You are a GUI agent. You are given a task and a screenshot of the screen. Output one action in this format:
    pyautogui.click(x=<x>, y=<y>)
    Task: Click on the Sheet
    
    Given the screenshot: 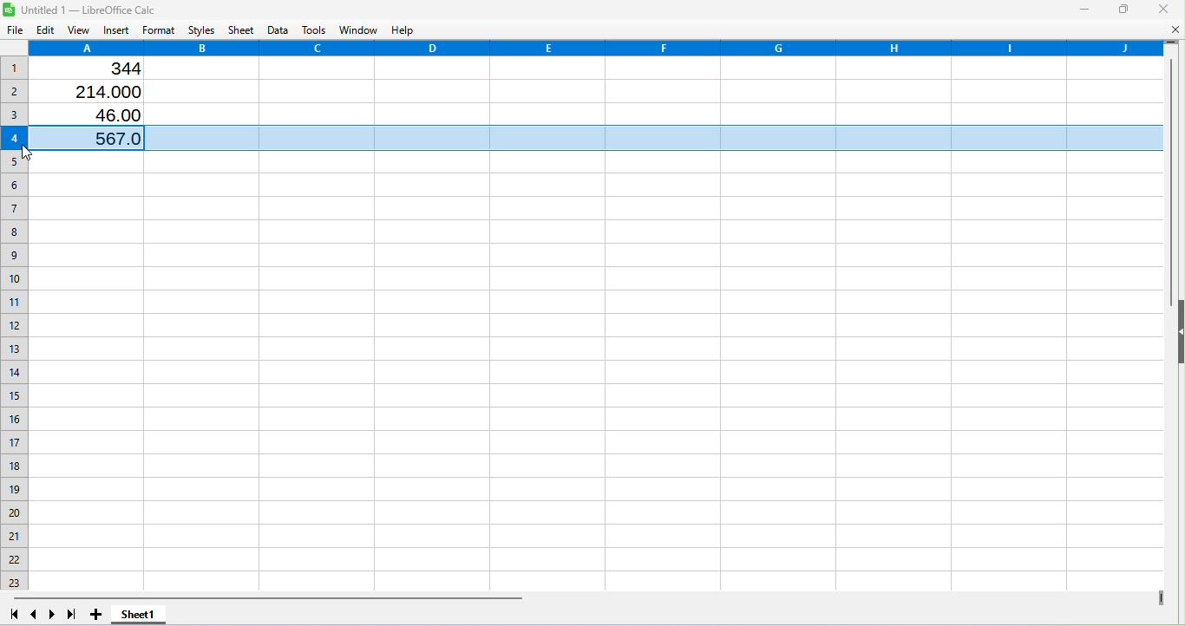 What is the action you would take?
    pyautogui.click(x=243, y=29)
    